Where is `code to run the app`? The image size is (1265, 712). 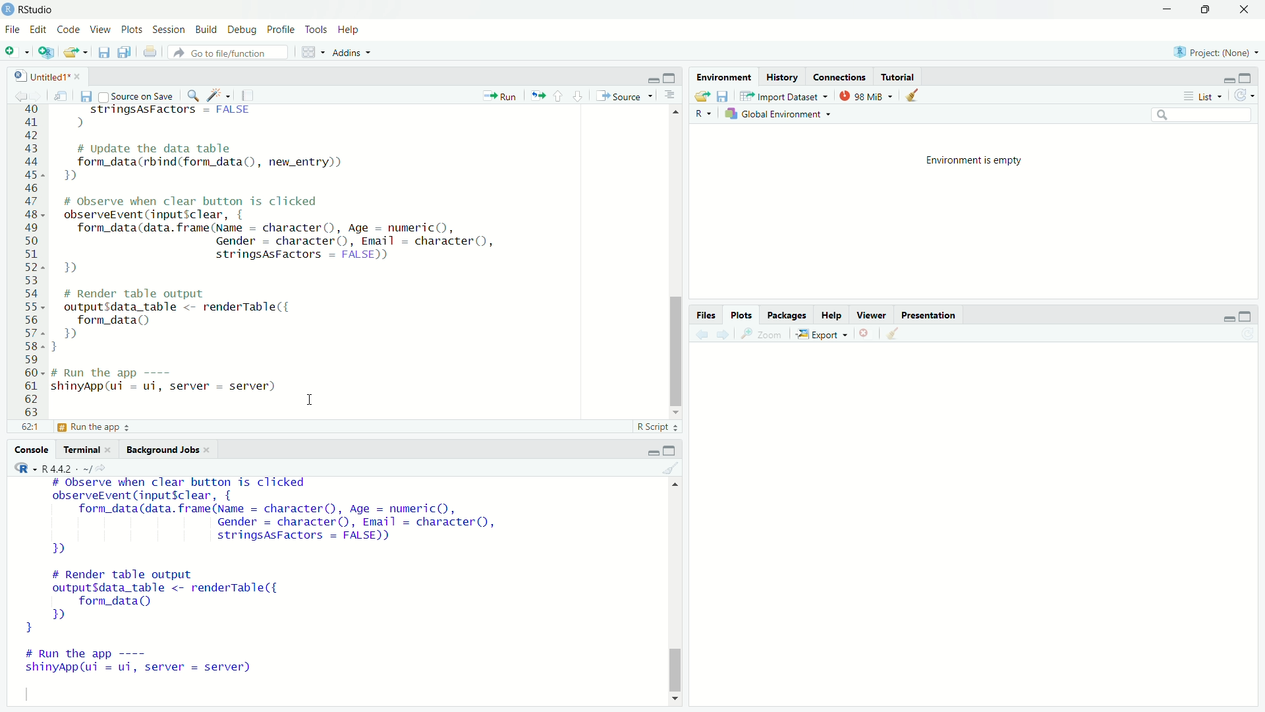 code to run the app is located at coordinates (157, 665).